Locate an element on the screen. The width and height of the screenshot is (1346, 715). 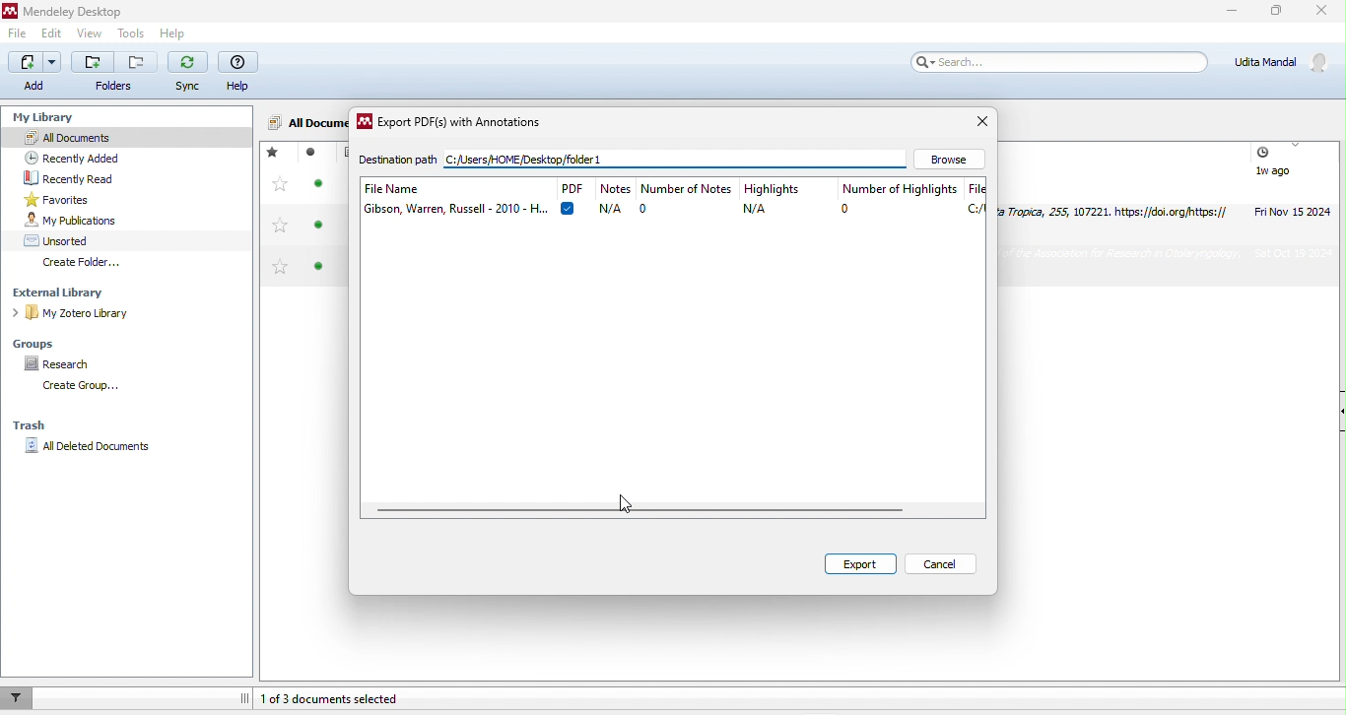
create folder is located at coordinates (87, 263).